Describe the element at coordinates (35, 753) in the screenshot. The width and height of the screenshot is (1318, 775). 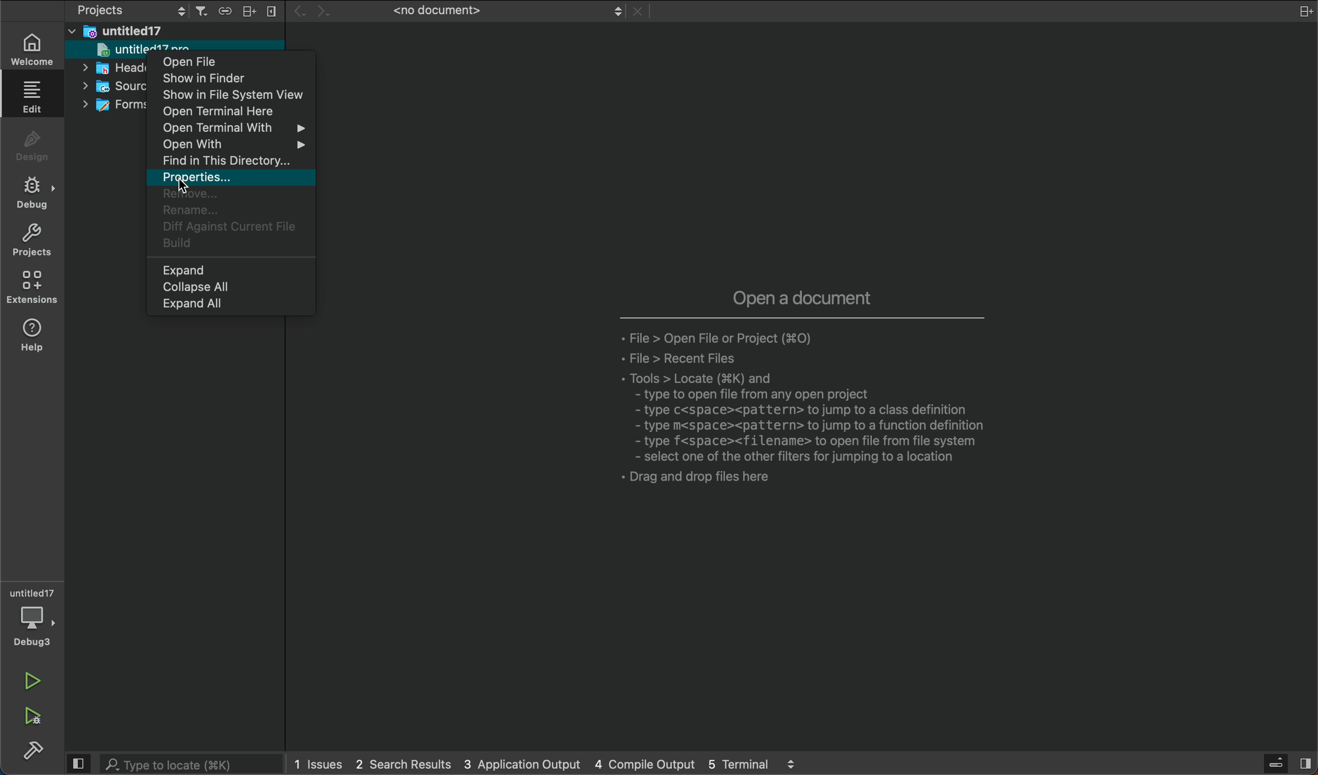
I see `build` at that location.